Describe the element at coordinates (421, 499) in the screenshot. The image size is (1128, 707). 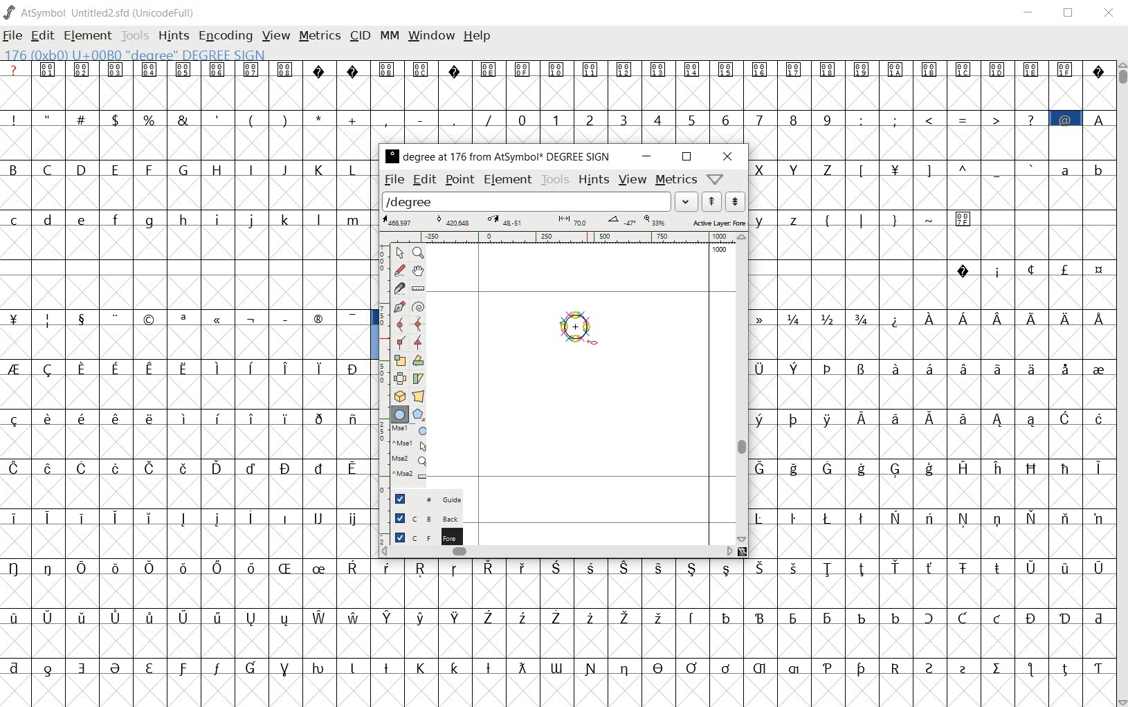
I see `guide` at that location.